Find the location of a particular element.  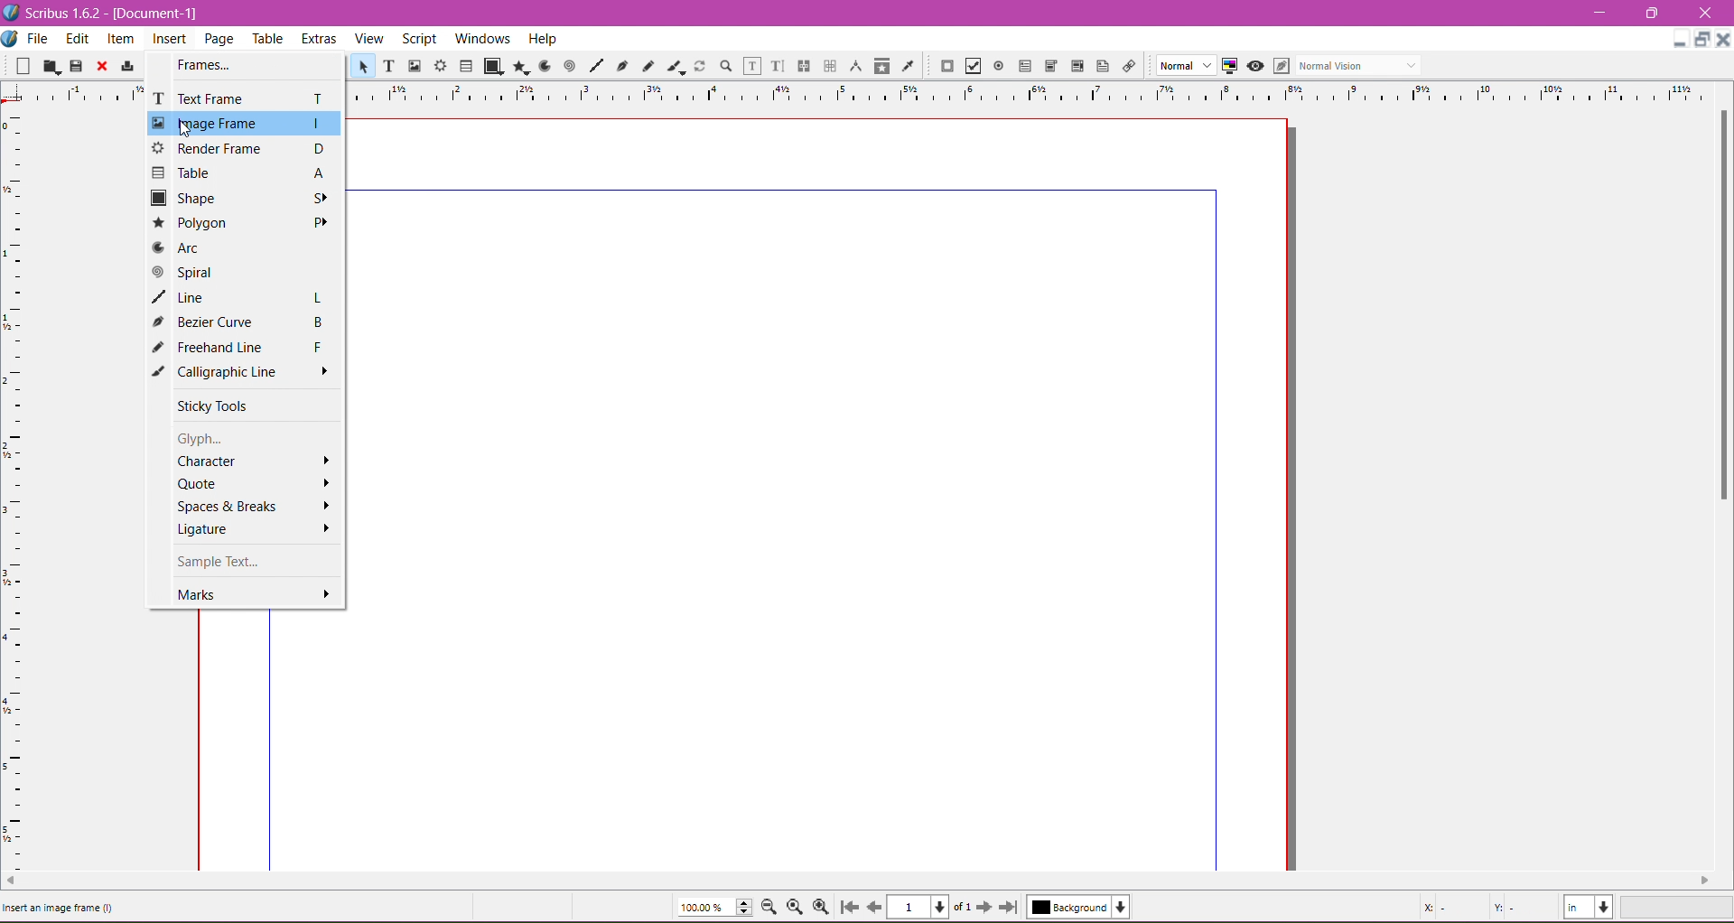

Preview Mode is located at coordinates (1254, 67).